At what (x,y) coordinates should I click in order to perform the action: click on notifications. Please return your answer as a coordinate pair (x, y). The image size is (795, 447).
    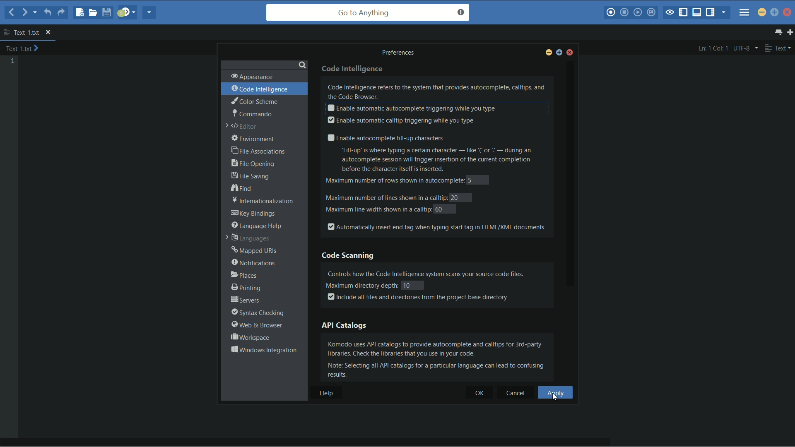
    Looking at the image, I should click on (253, 263).